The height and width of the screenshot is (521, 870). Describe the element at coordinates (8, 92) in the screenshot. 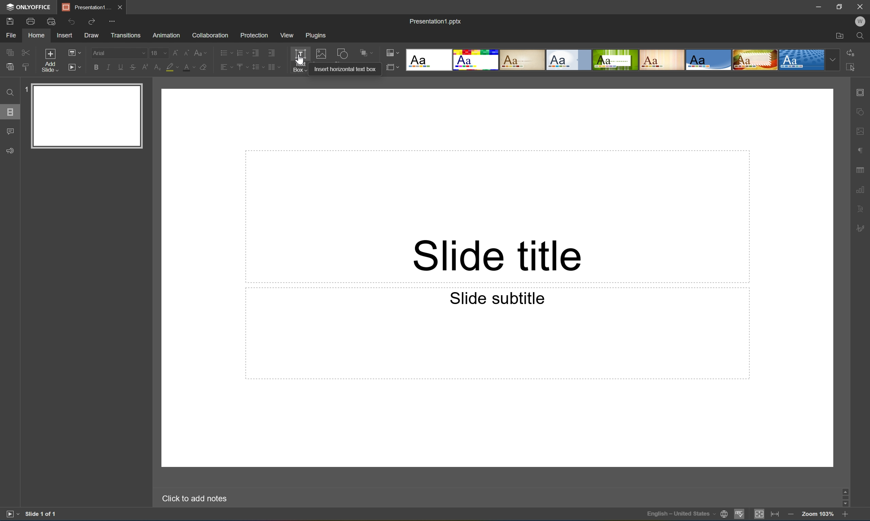

I see `Find` at that location.